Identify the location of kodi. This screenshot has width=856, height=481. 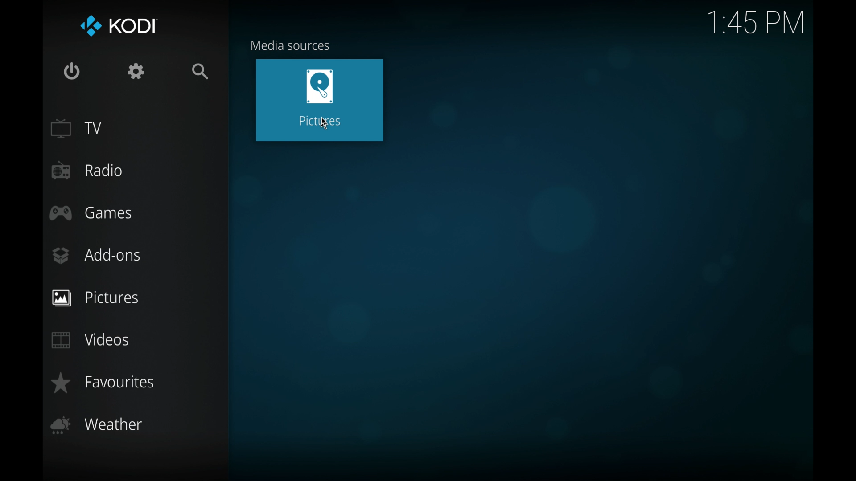
(117, 26).